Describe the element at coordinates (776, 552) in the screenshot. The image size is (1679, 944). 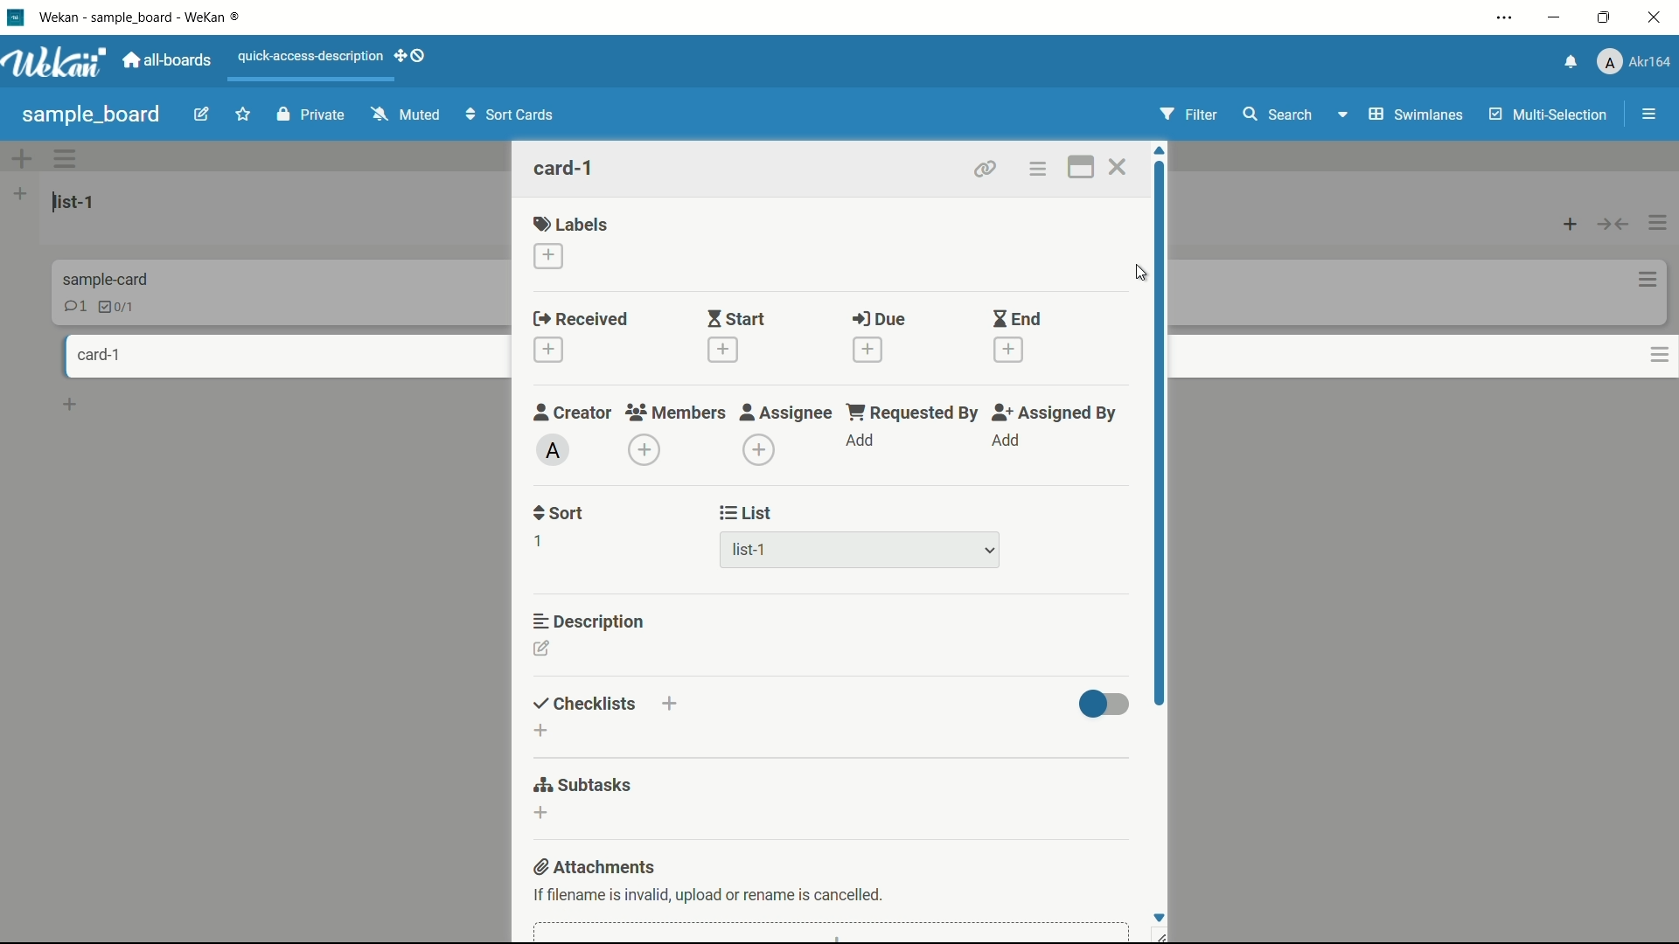
I see `list-1` at that location.